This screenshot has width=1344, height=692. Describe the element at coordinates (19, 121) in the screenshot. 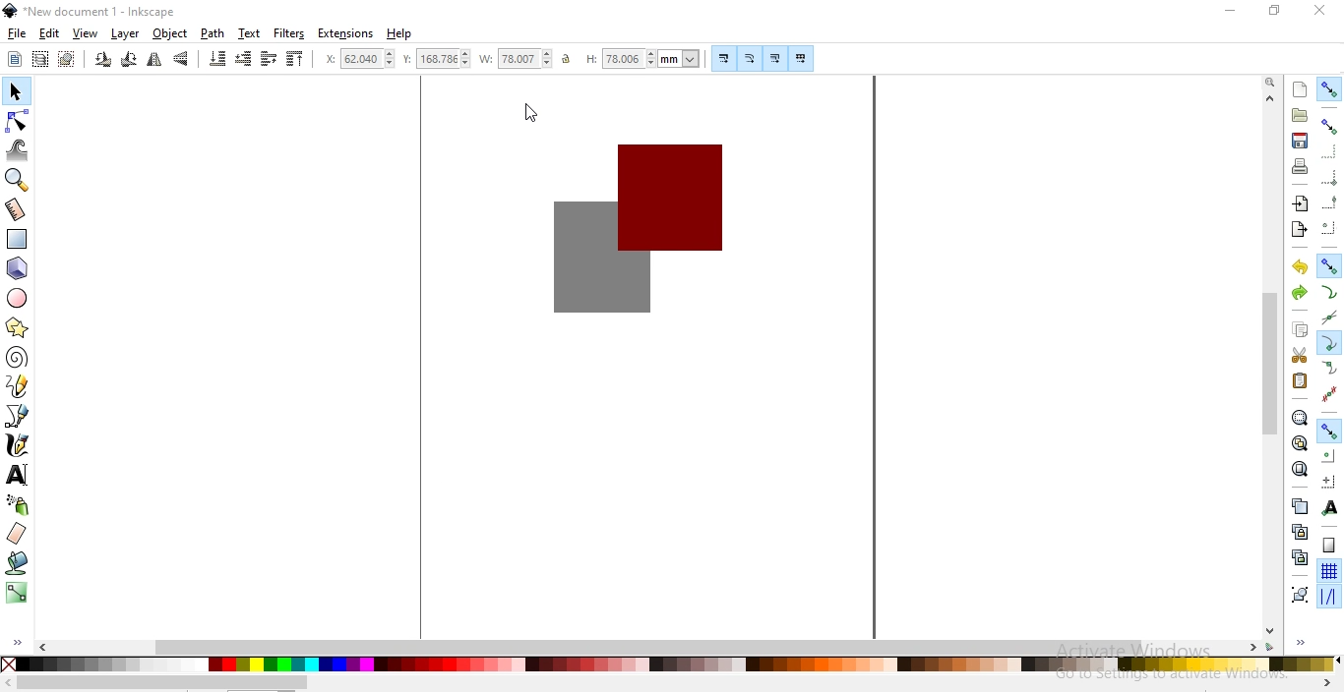

I see `edit paths by nodes` at that location.